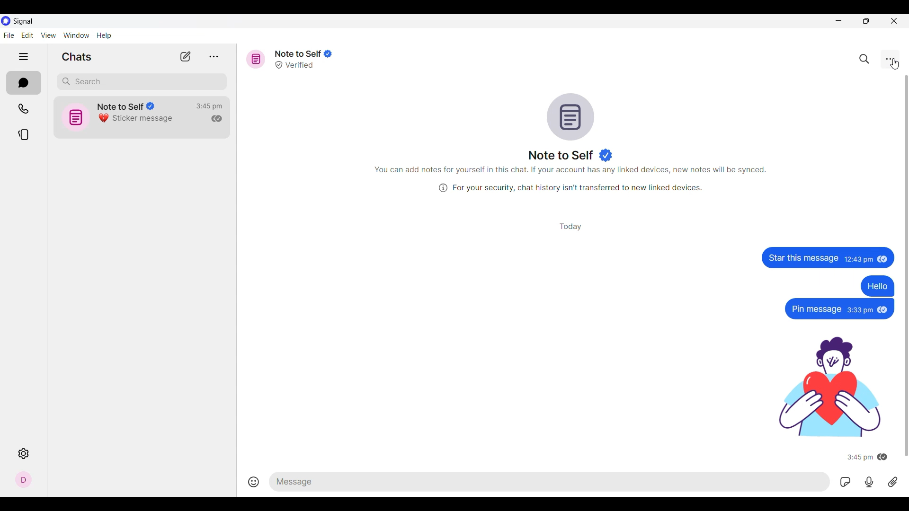  Describe the element at coordinates (827, 386) in the screenshot. I see `sticker` at that location.